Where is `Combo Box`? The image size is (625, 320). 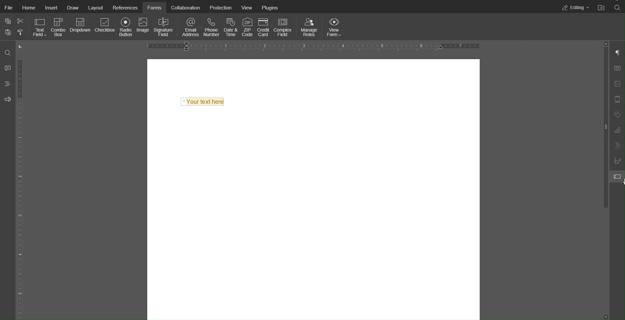
Combo Box is located at coordinates (59, 27).